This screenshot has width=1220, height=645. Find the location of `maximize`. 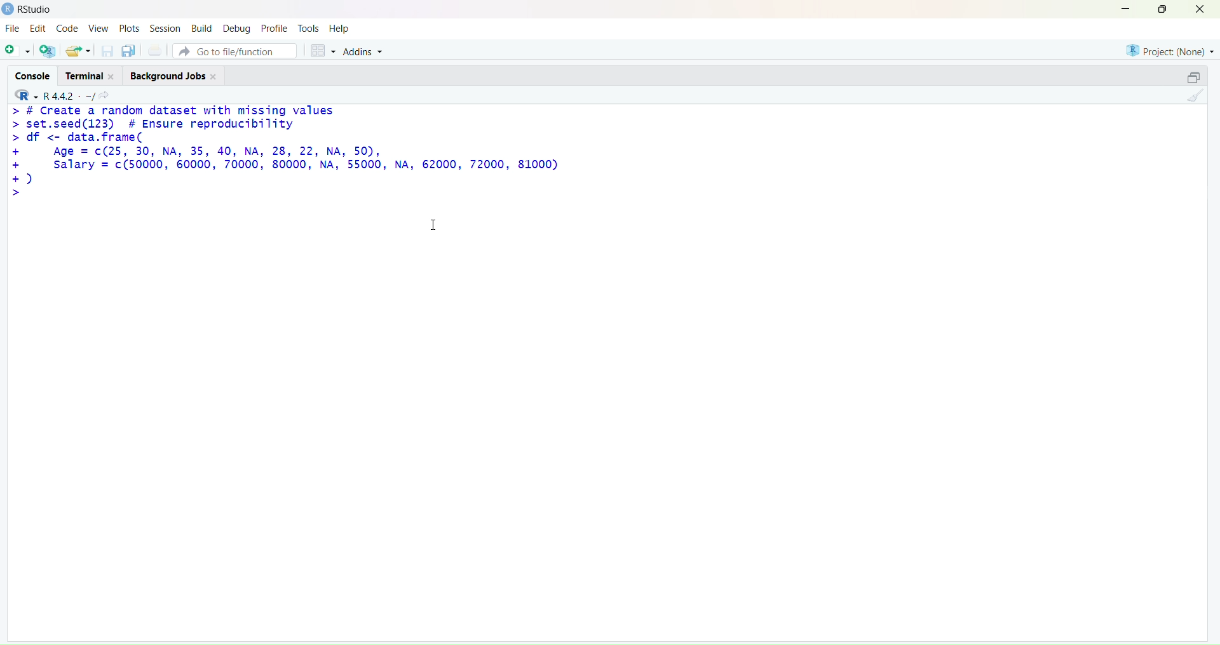

maximize is located at coordinates (1158, 9).